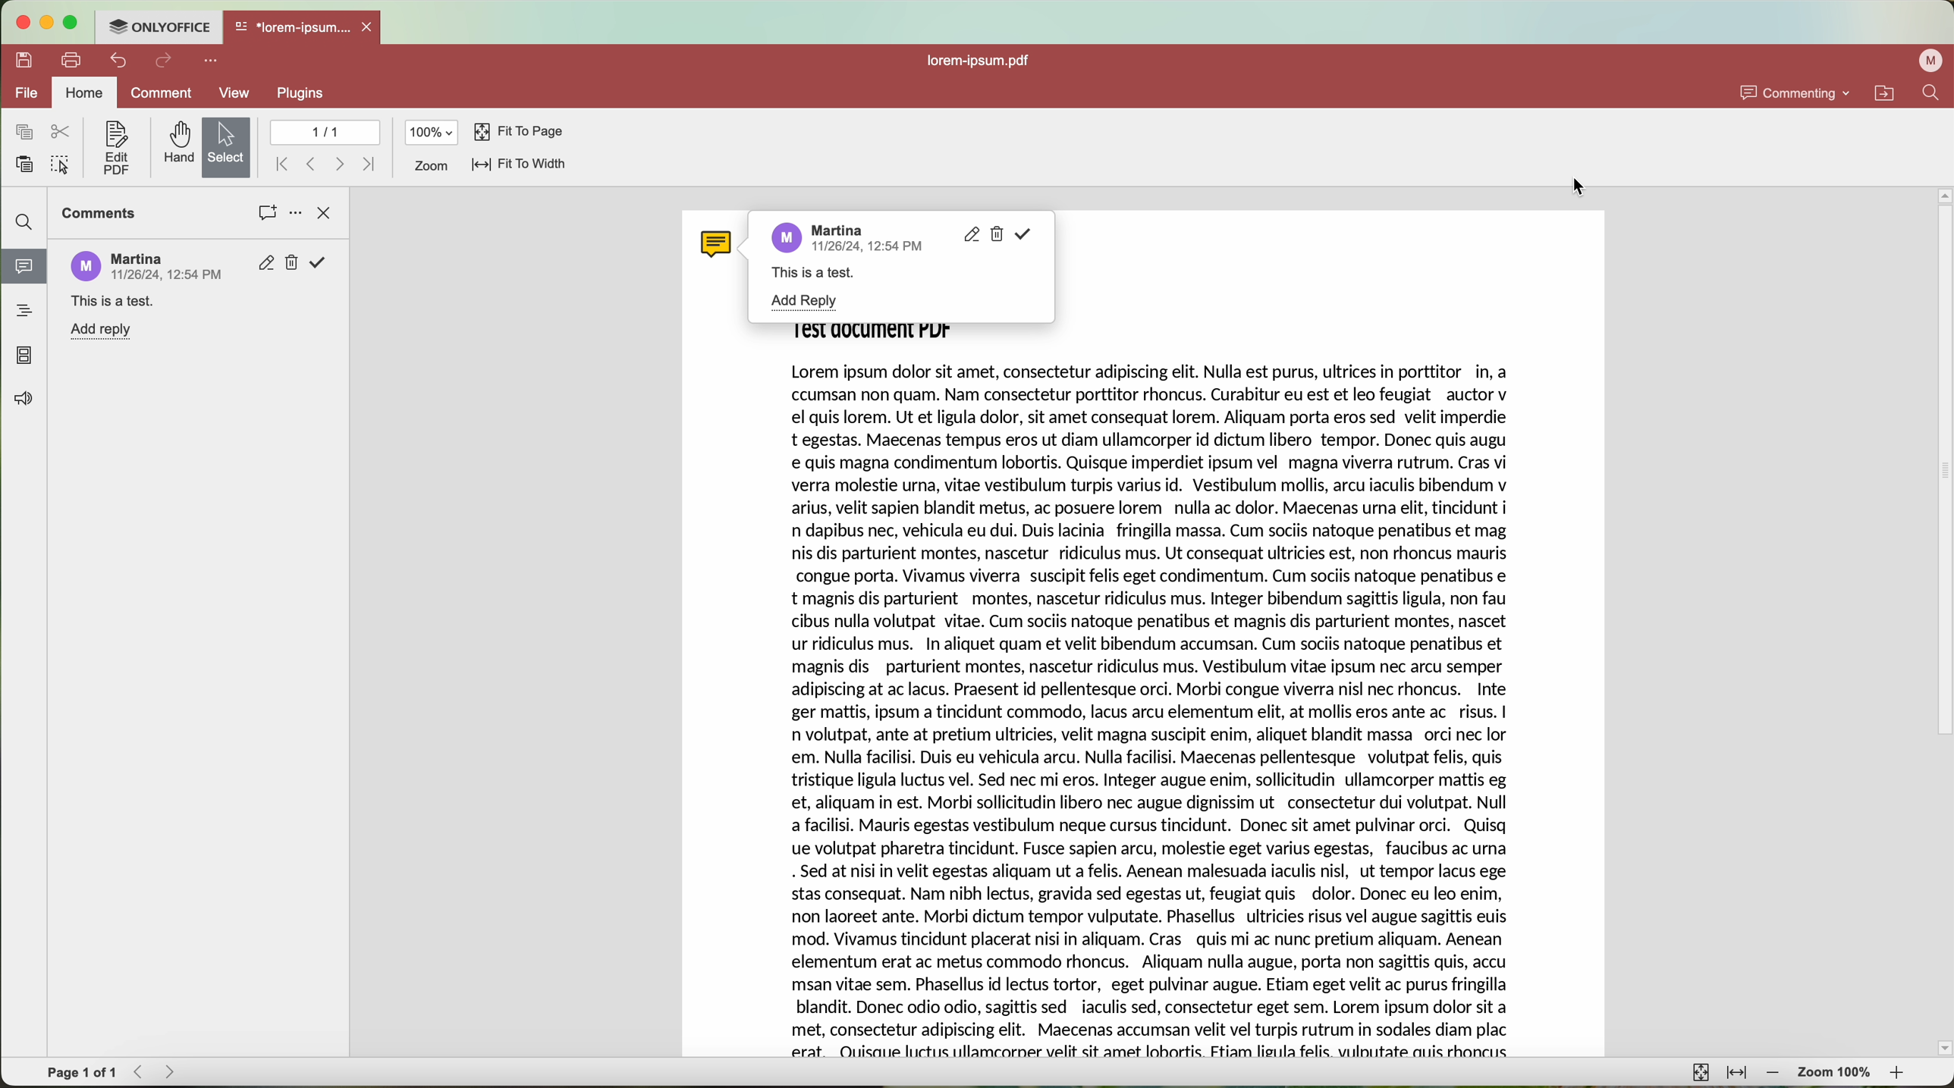 This screenshot has width=1954, height=1088. I want to click on scroll bar, so click(1942, 622).